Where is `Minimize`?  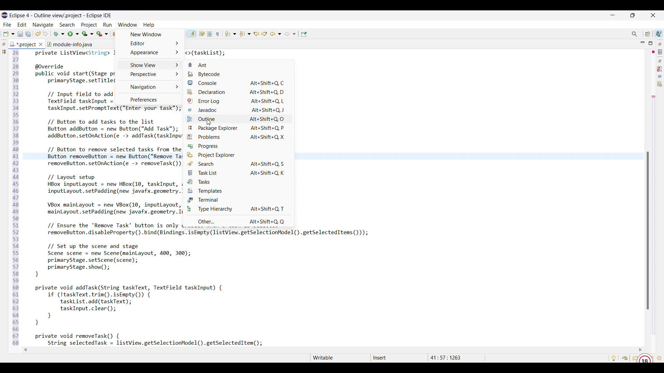
Minimize is located at coordinates (643, 43).